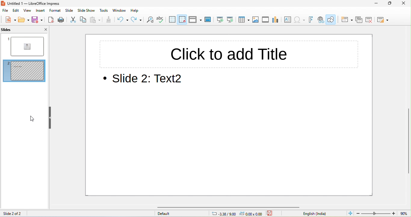  What do you see at coordinates (29, 11) in the screenshot?
I see `view` at bounding box center [29, 11].